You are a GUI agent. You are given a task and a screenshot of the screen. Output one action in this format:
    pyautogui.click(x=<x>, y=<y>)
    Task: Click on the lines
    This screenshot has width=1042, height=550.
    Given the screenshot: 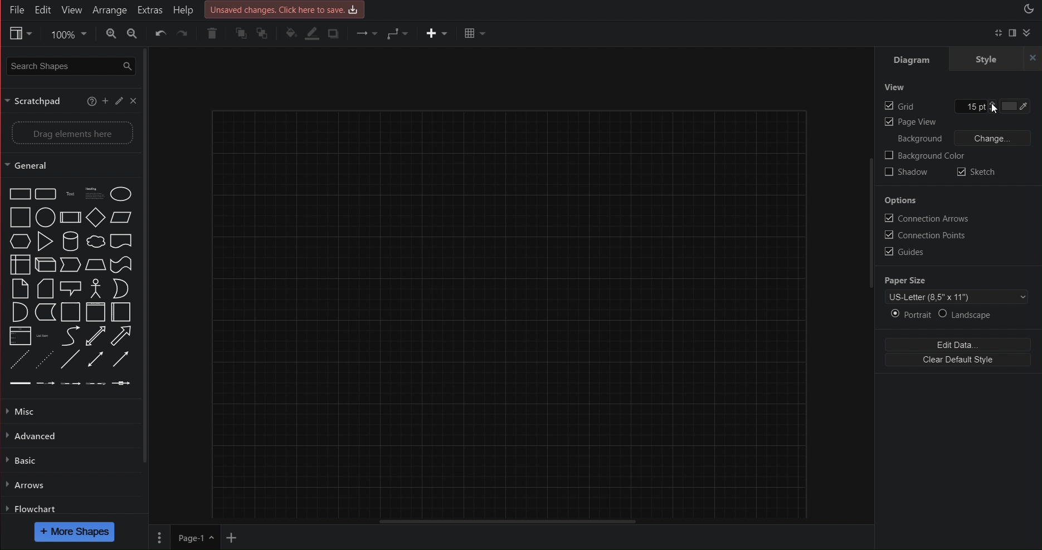 What is the action you would take?
    pyautogui.click(x=71, y=359)
    